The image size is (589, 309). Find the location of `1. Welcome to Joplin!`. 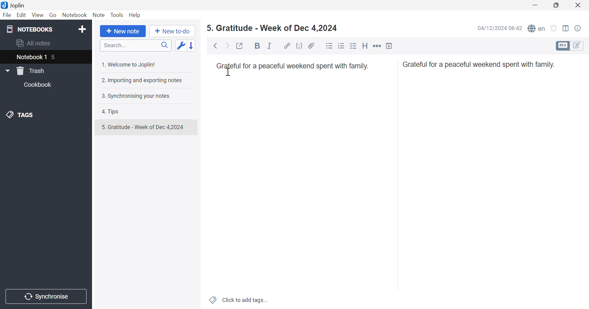

1. Welcome to Joplin! is located at coordinates (129, 64).